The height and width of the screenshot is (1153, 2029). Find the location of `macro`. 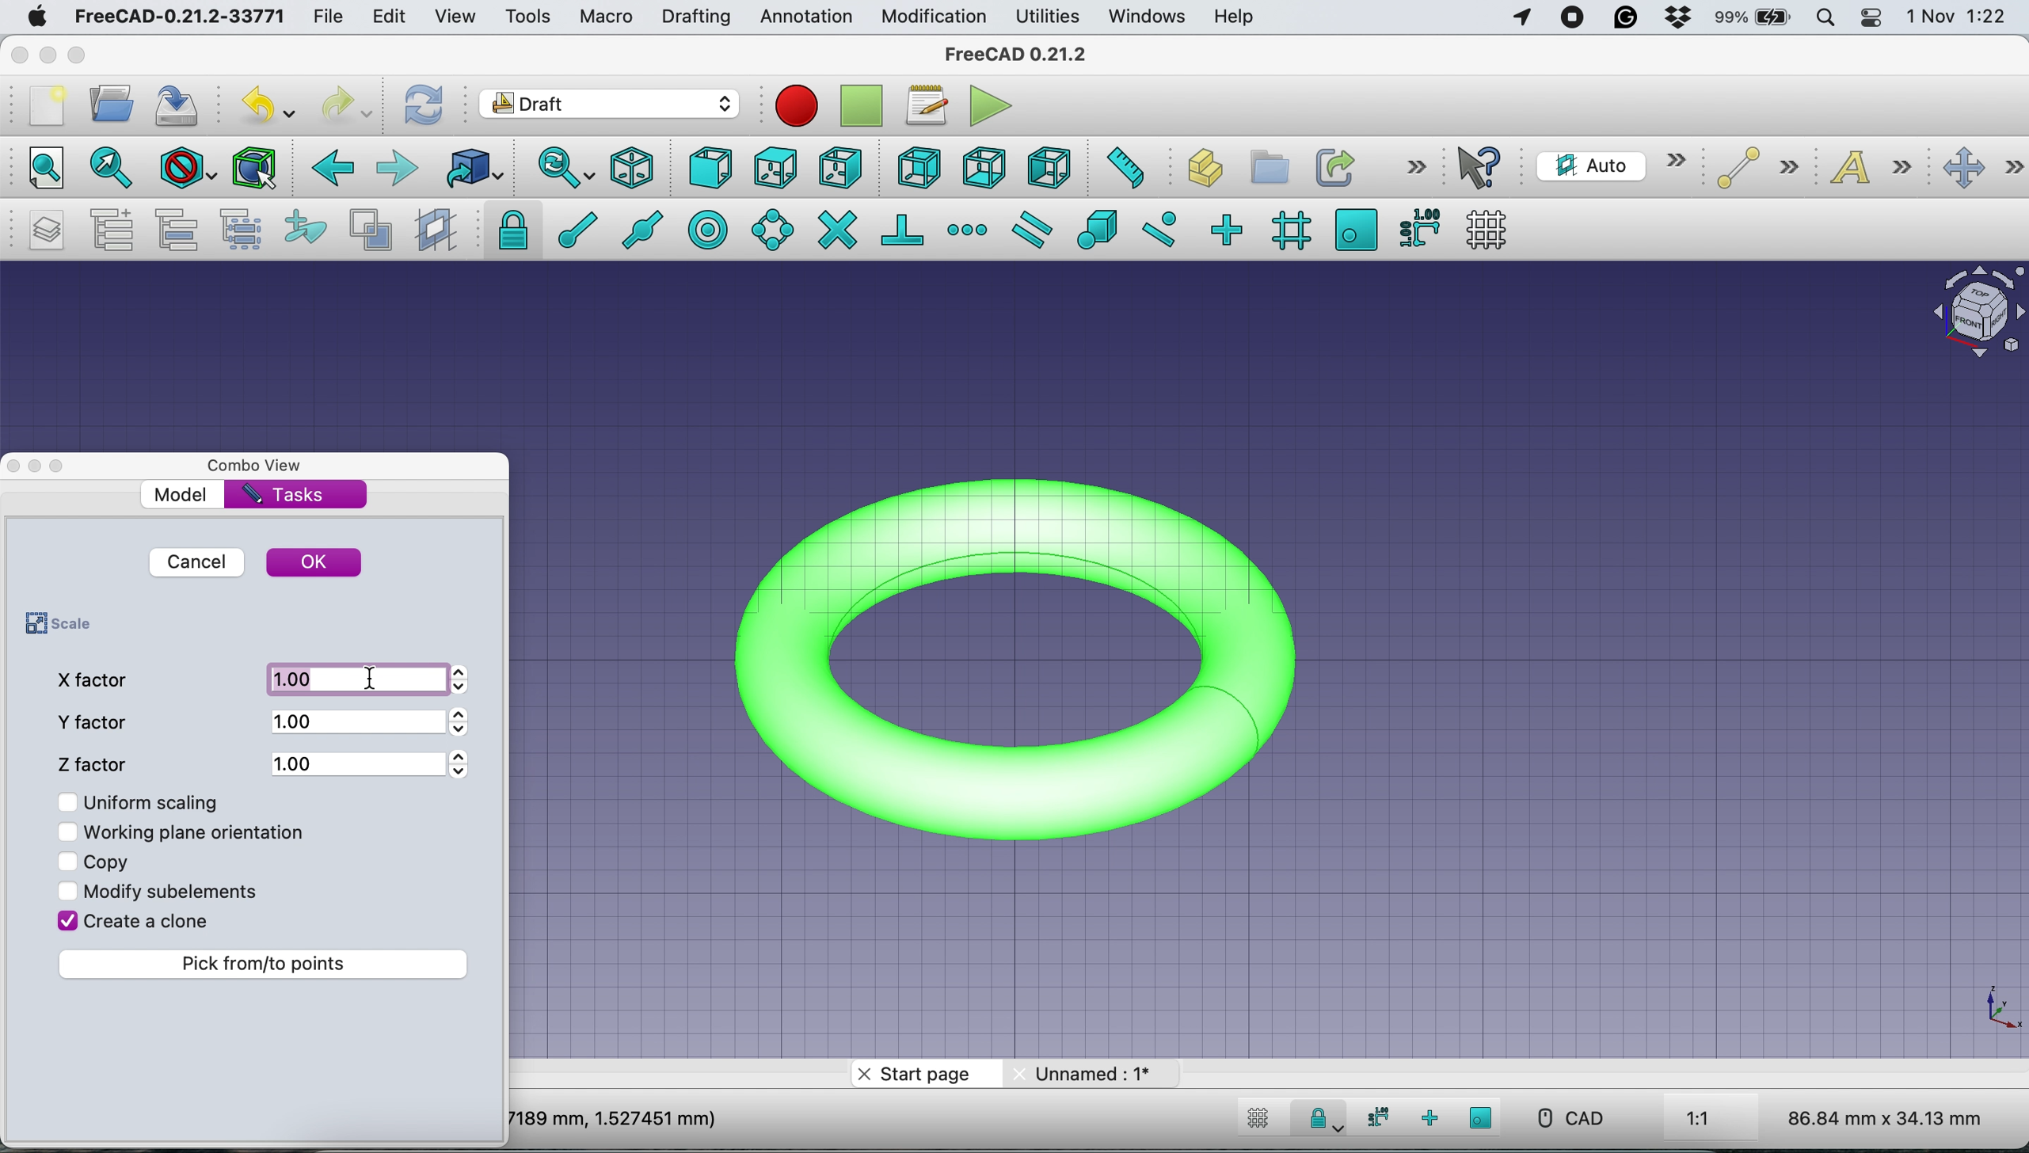

macro is located at coordinates (607, 19).